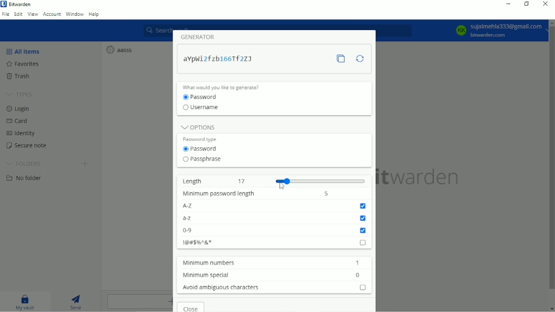 The image size is (555, 312). Describe the element at coordinates (497, 31) in the screenshot. I see `Account` at that location.